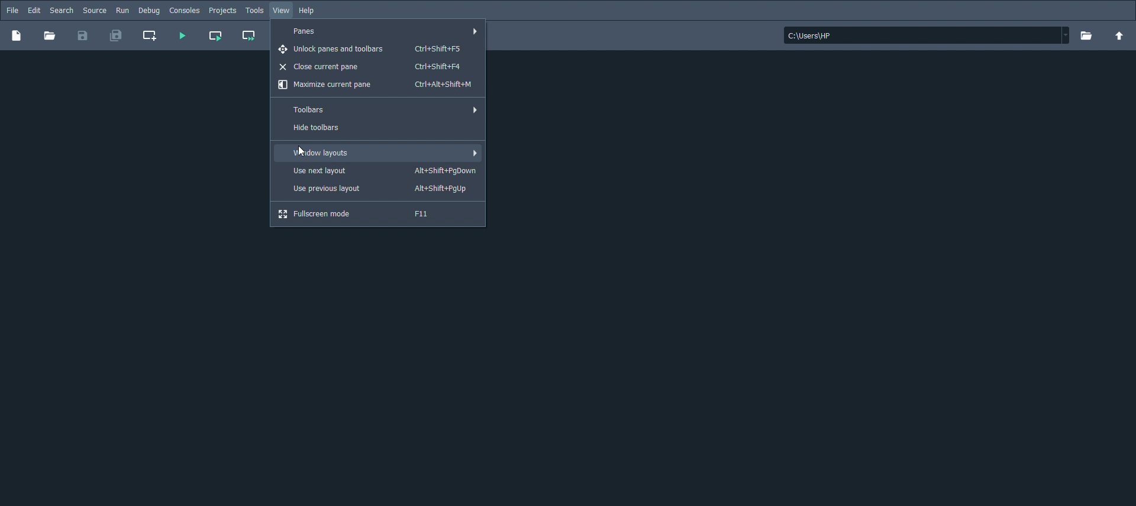 The width and height of the screenshot is (1136, 506). What do you see at coordinates (383, 153) in the screenshot?
I see `Window layouts` at bounding box center [383, 153].